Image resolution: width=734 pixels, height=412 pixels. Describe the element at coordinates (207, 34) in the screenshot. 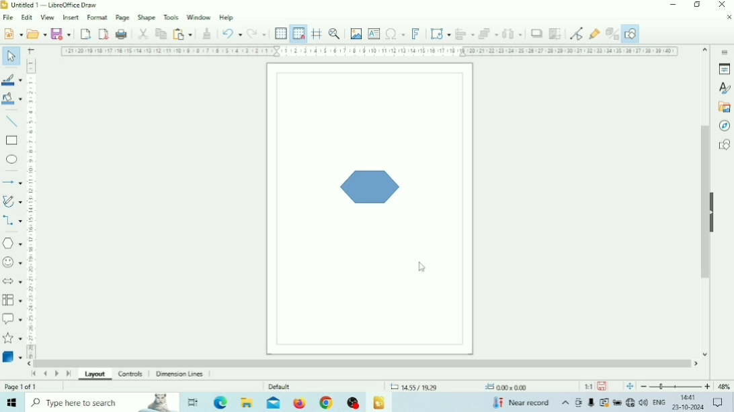

I see `Clone Formatting` at that location.